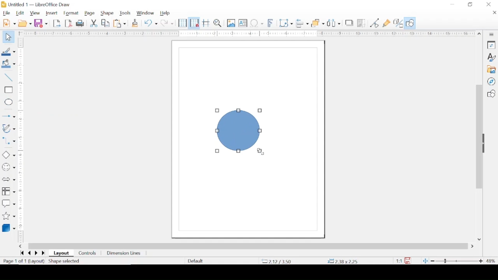 The image size is (498, 280). Describe the element at coordinates (411, 23) in the screenshot. I see `show draw functions` at that location.